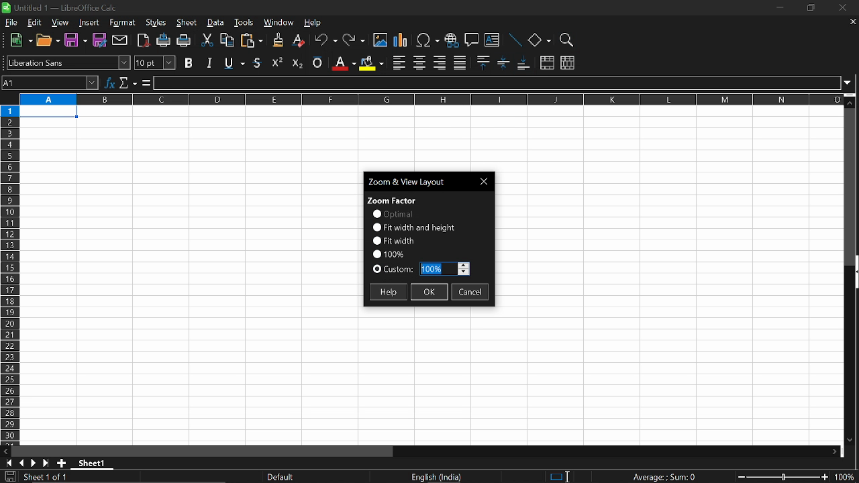 The width and height of the screenshot is (859, 483). Describe the element at coordinates (122, 23) in the screenshot. I see `format` at that location.